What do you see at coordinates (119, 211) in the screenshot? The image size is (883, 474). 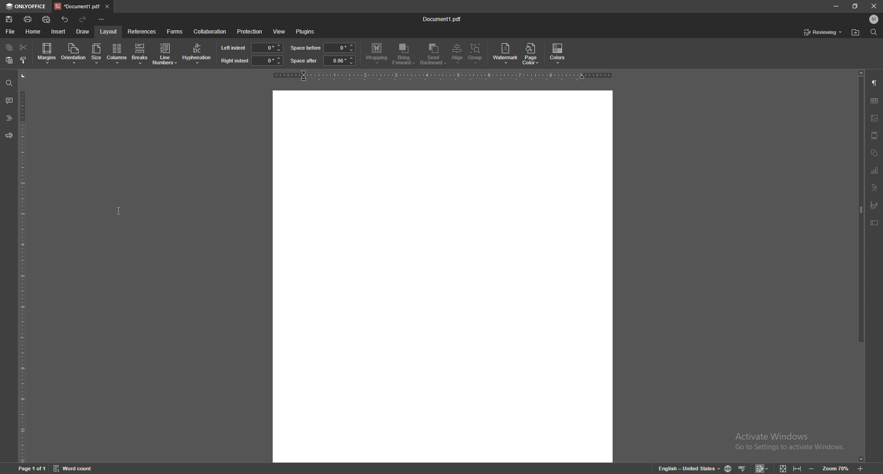 I see `cursor` at bounding box center [119, 211].